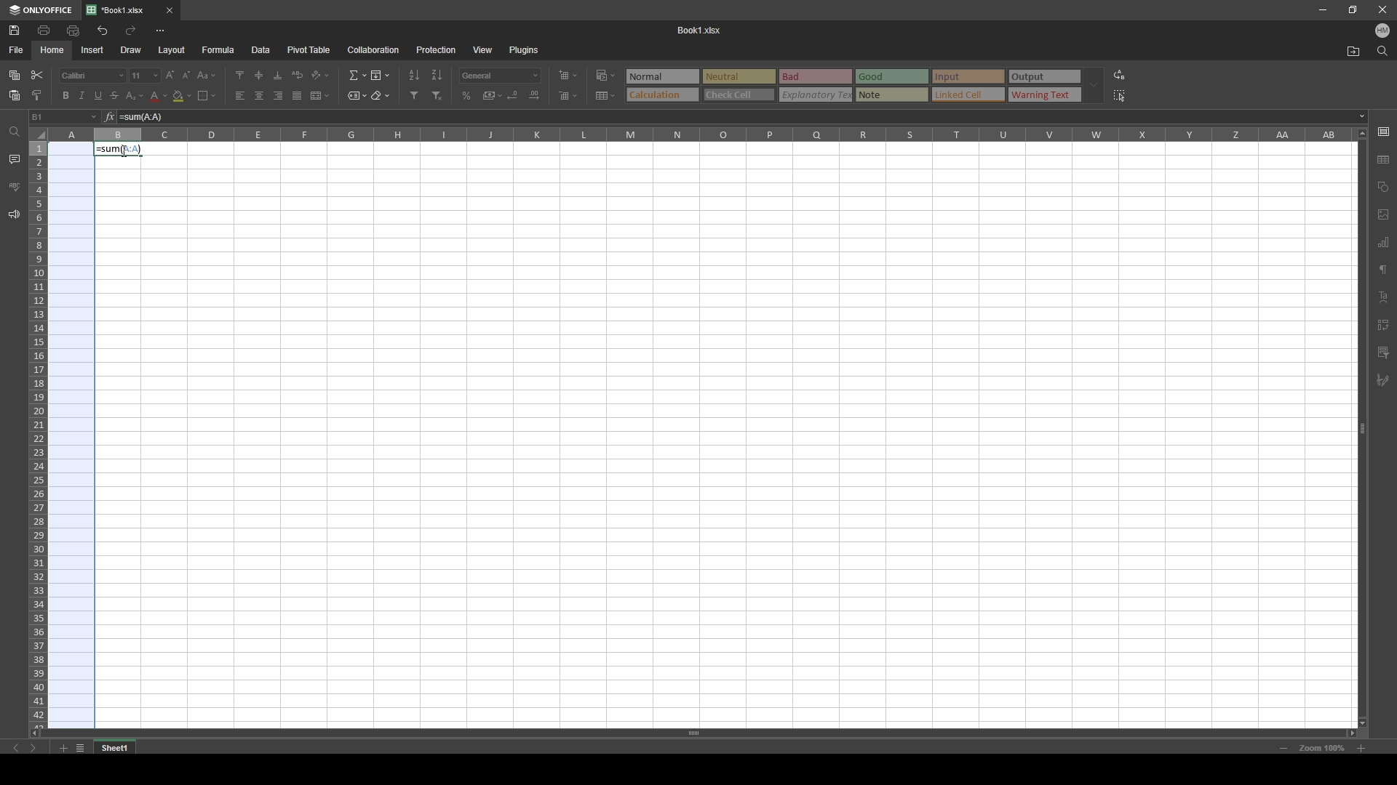  Describe the element at coordinates (93, 76) in the screenshot. I see `font style` at that location.